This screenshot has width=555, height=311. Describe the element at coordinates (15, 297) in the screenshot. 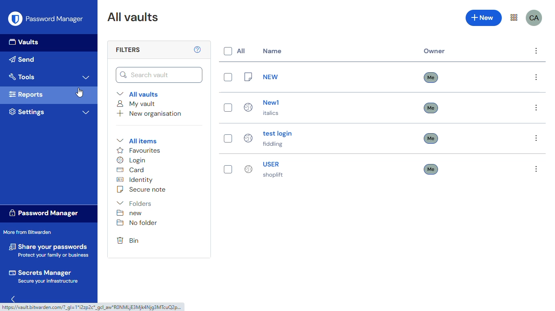

I see `hide` at that location.